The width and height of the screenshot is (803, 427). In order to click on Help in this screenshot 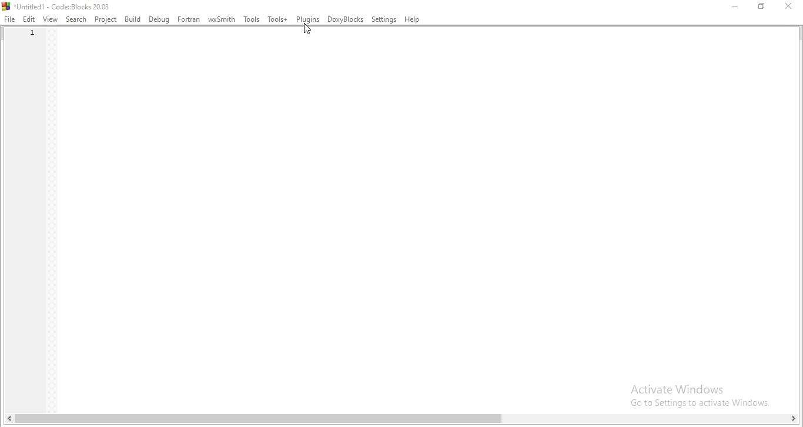, I will do `click(413, 19)`.